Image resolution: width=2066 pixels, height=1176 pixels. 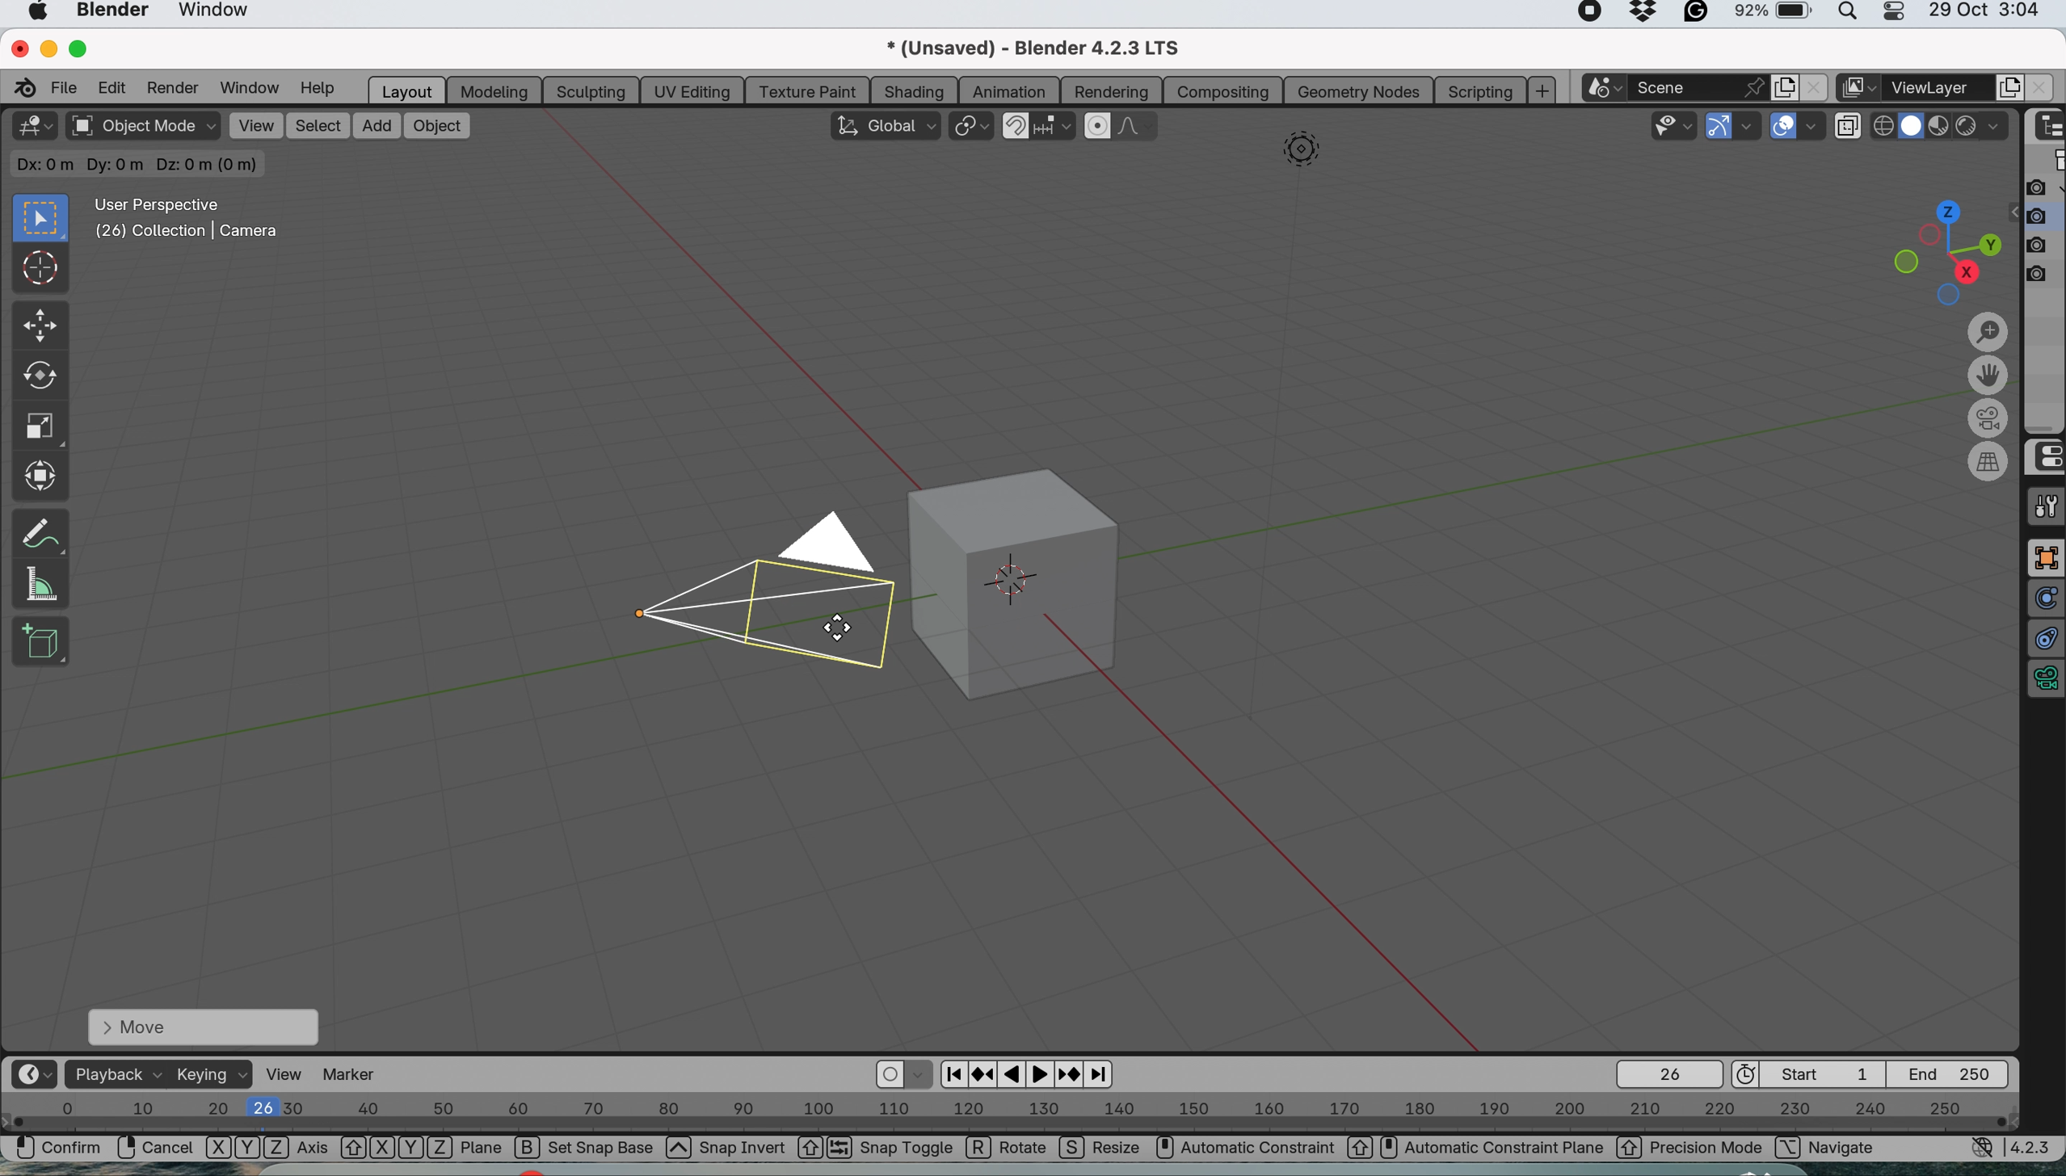 What do you see at coordinates (1101, 1075) in the screenshot?
I see `next` at bounding box center [1101, 1075].